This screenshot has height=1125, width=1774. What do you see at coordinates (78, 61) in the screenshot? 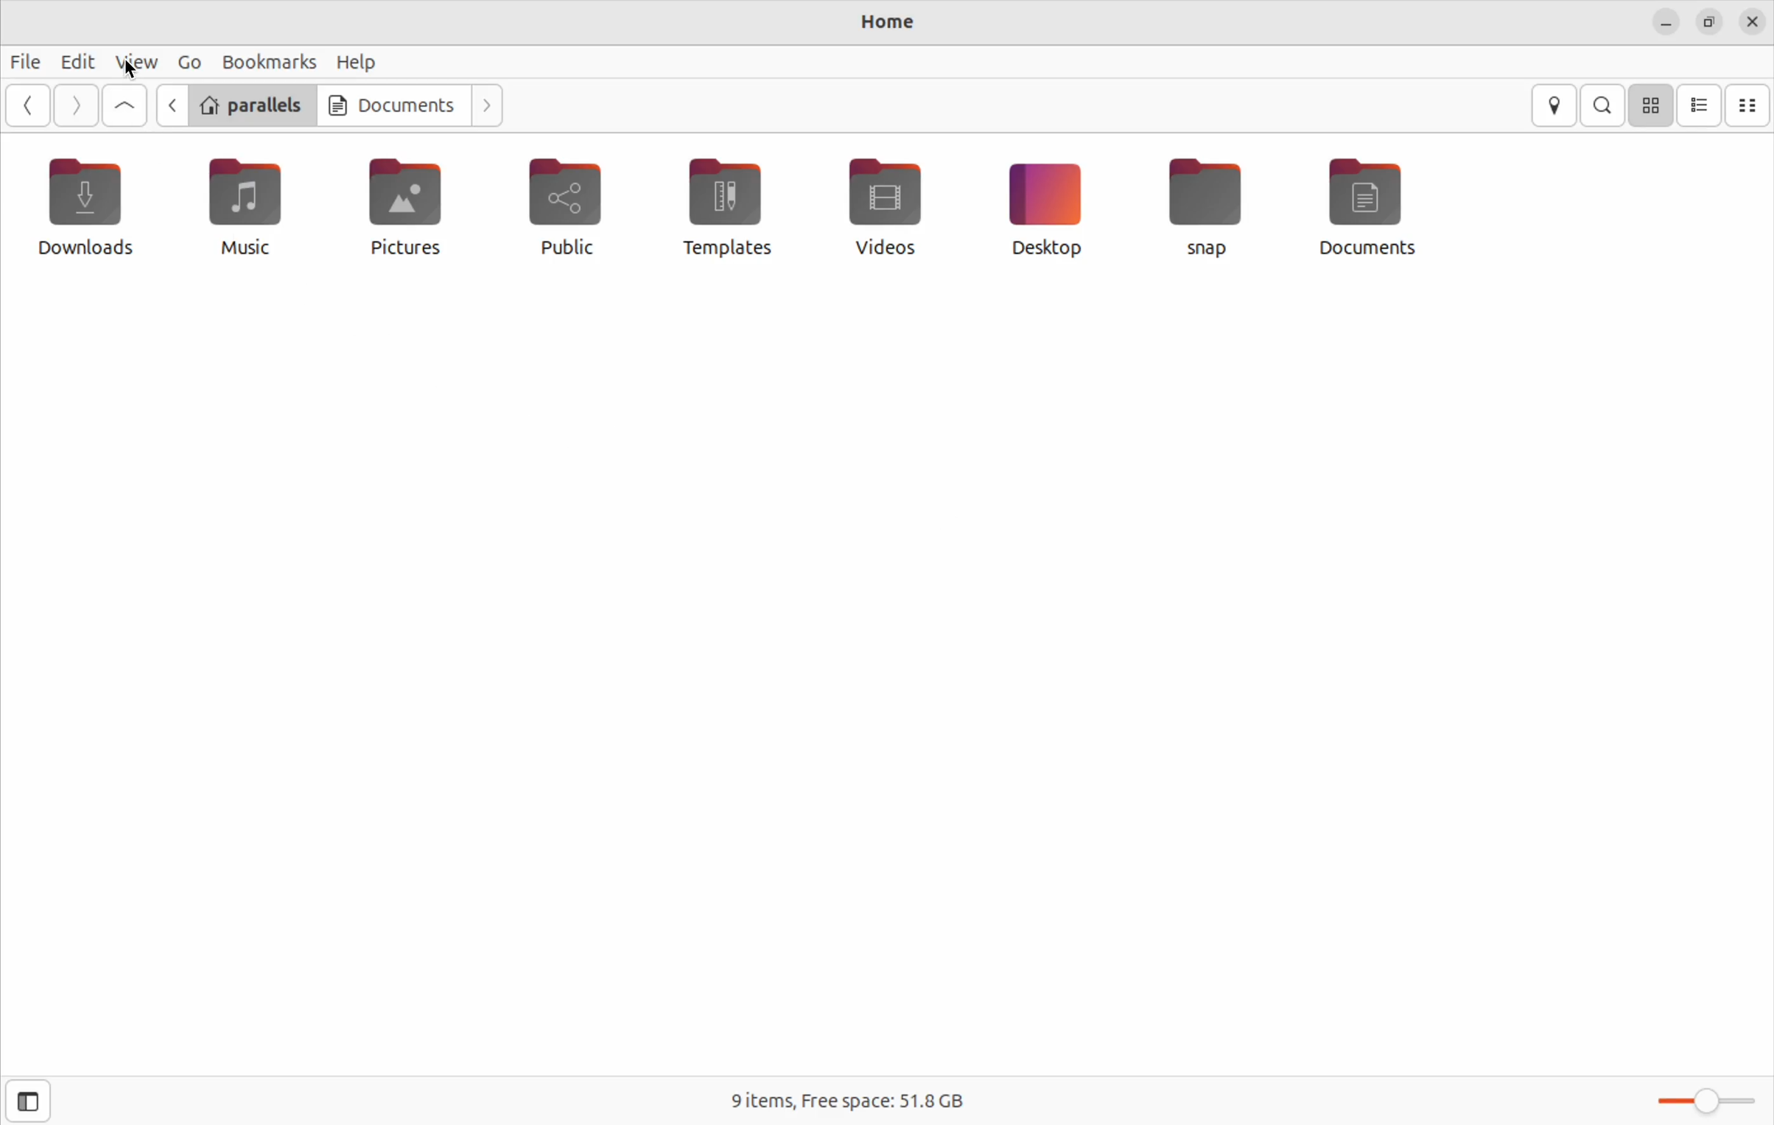
I see `Edit` at bounding box center [78, 61].